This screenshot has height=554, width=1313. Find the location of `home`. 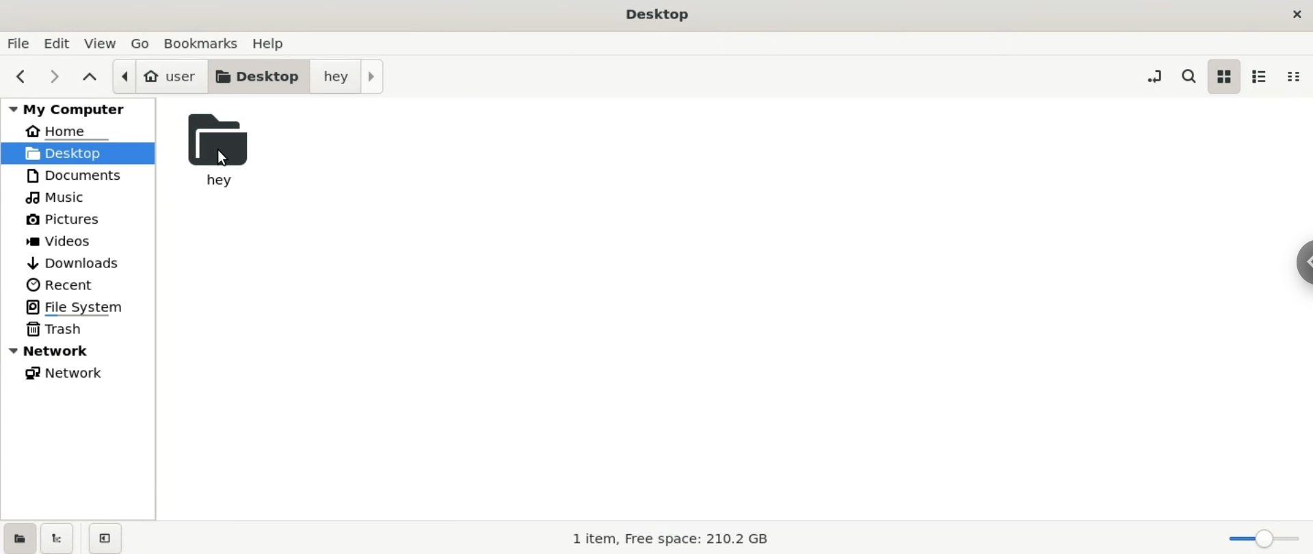

home is located at coordinates (79, 131).